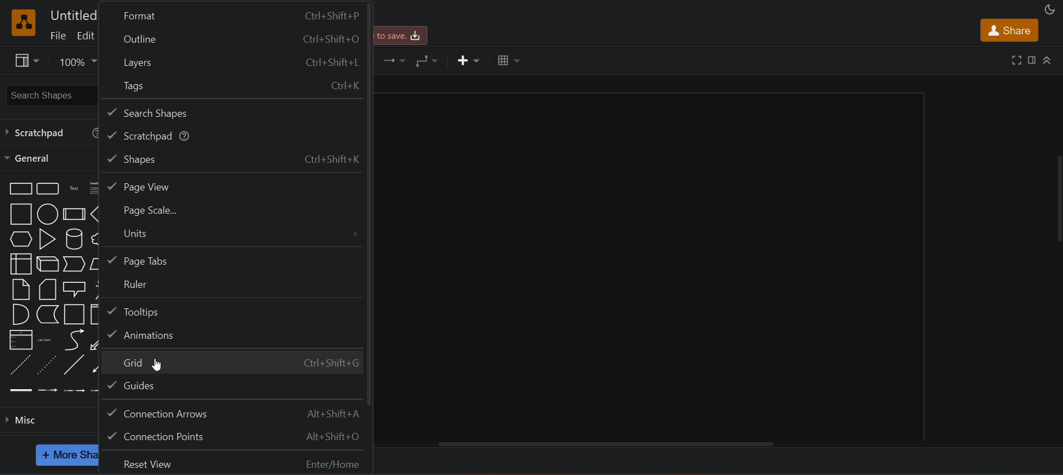 The height and width of the screenshot is (475, 1063). What do you see at coordinates (235, 188) in the screenshot?
I see `page view` at bounding box center [235, 188].